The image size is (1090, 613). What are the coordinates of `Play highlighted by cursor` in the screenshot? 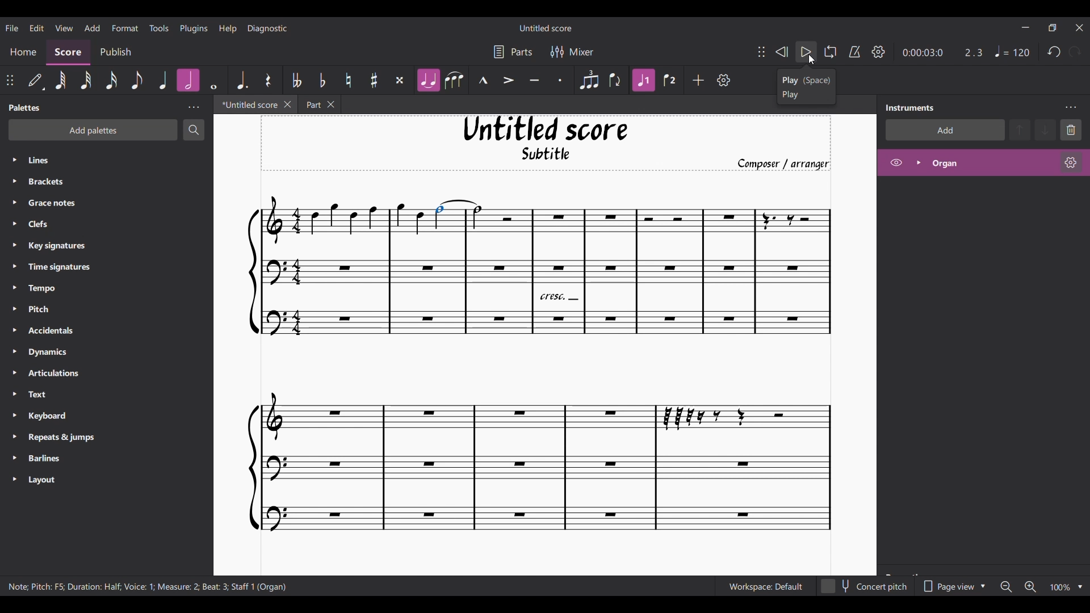 It's located at (806, 52).